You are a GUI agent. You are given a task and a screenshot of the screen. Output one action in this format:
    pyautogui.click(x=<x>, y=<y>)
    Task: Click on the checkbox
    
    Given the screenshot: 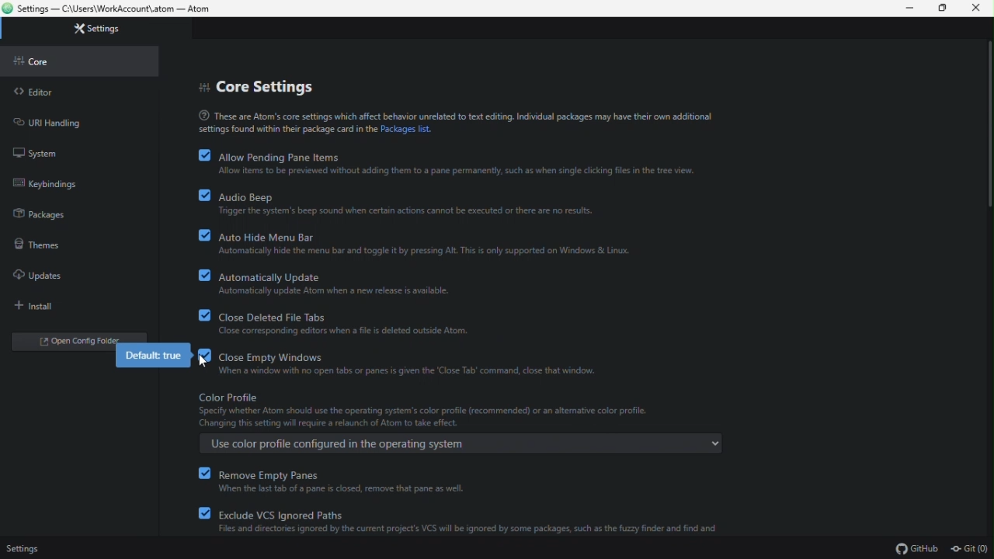 What is the action you would take?
    pyautogui.click(x=206, y=496)
    